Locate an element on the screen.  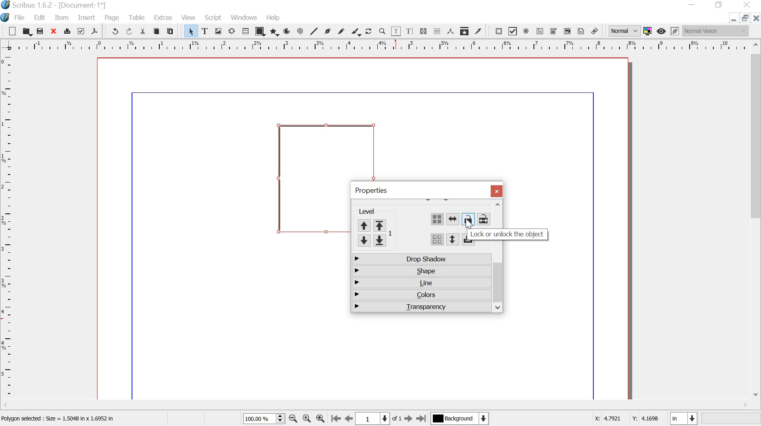
pdf check box is located at coordinates (513, 31).